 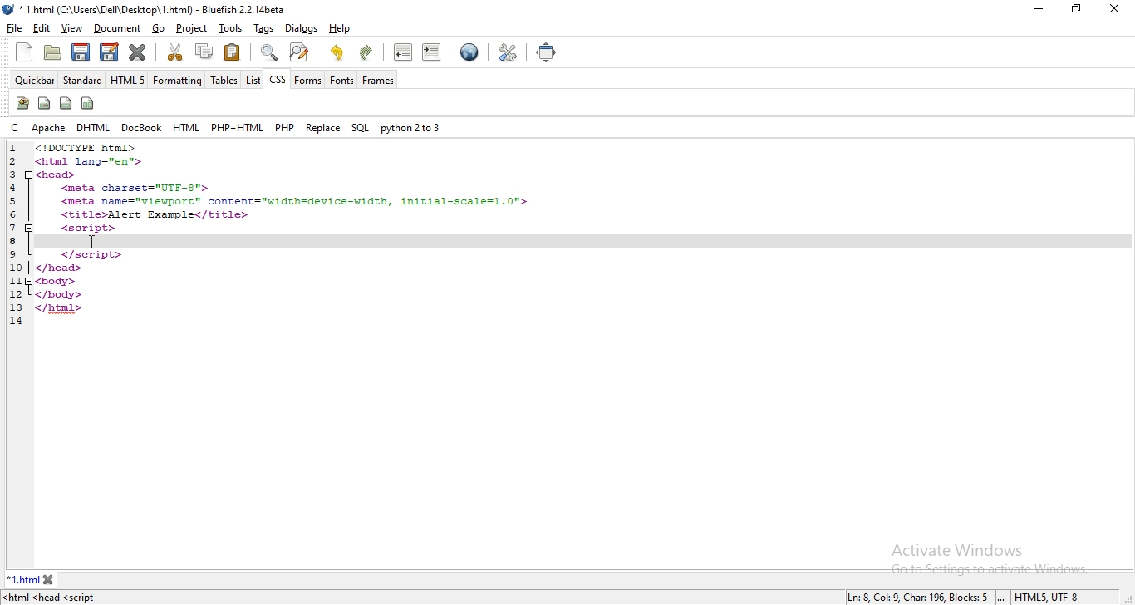 I want to click on Activate Windows, so click(x=956, y=549).